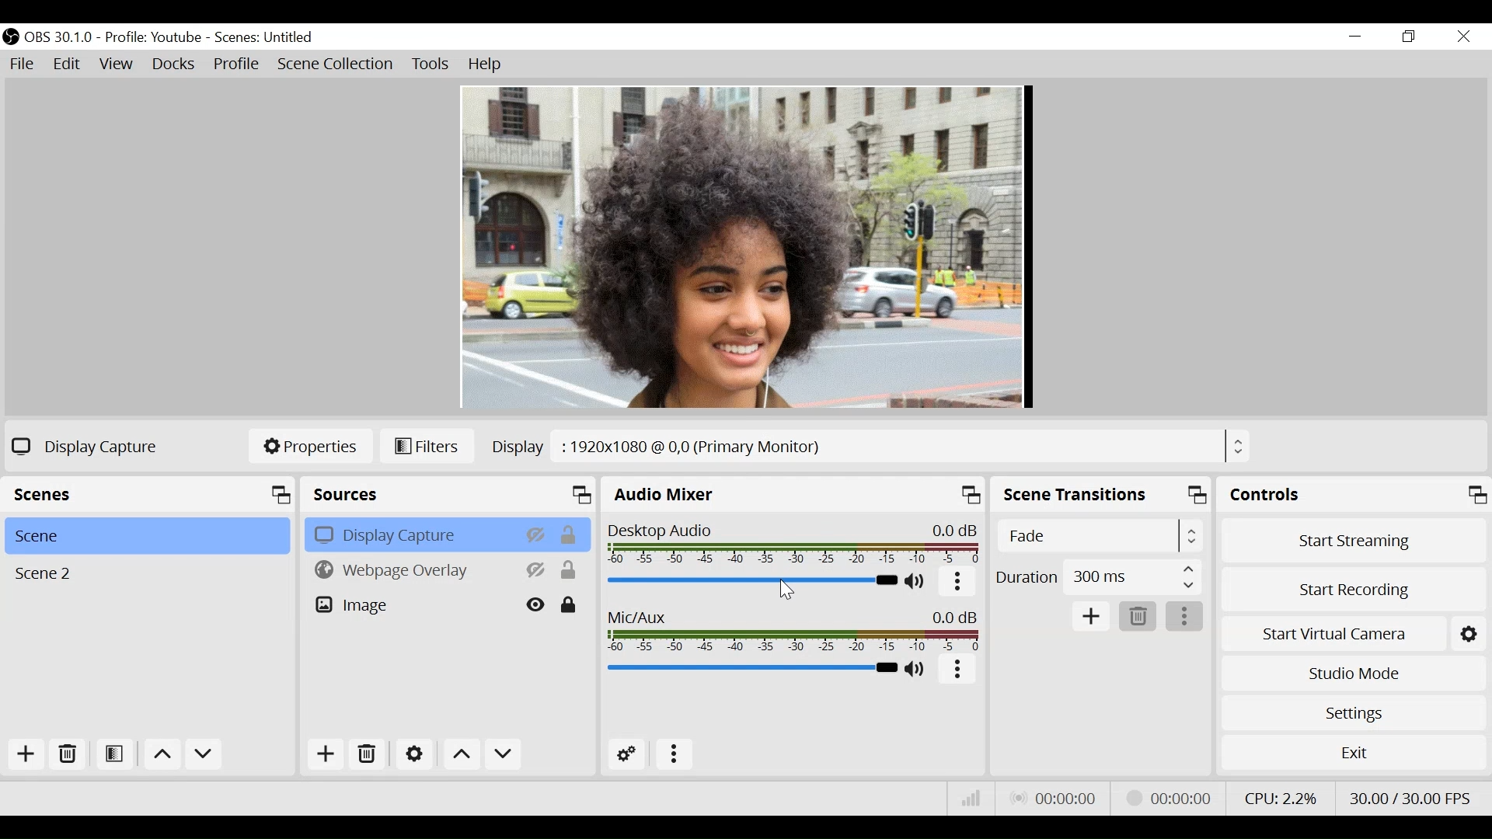  What do you see at coordinates (1351, 710) in the screenshot?
I see `Settings` at bounding box center [1351, 710].